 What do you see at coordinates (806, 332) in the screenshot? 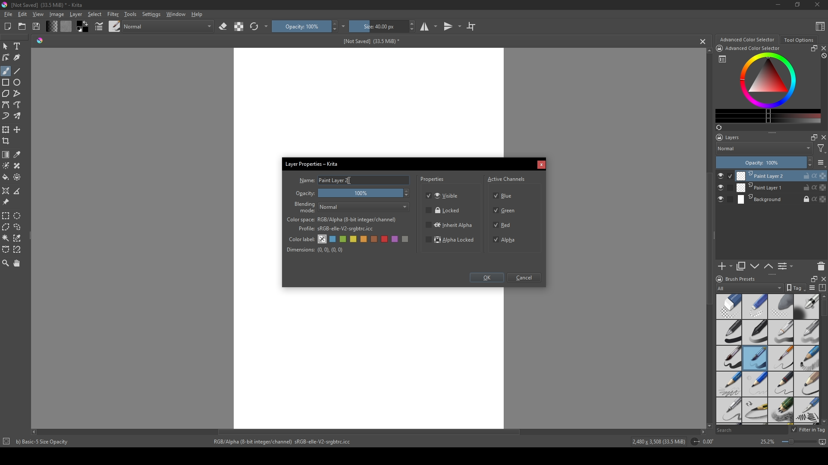
I see `grey pen` at bounding box center [806, 332].